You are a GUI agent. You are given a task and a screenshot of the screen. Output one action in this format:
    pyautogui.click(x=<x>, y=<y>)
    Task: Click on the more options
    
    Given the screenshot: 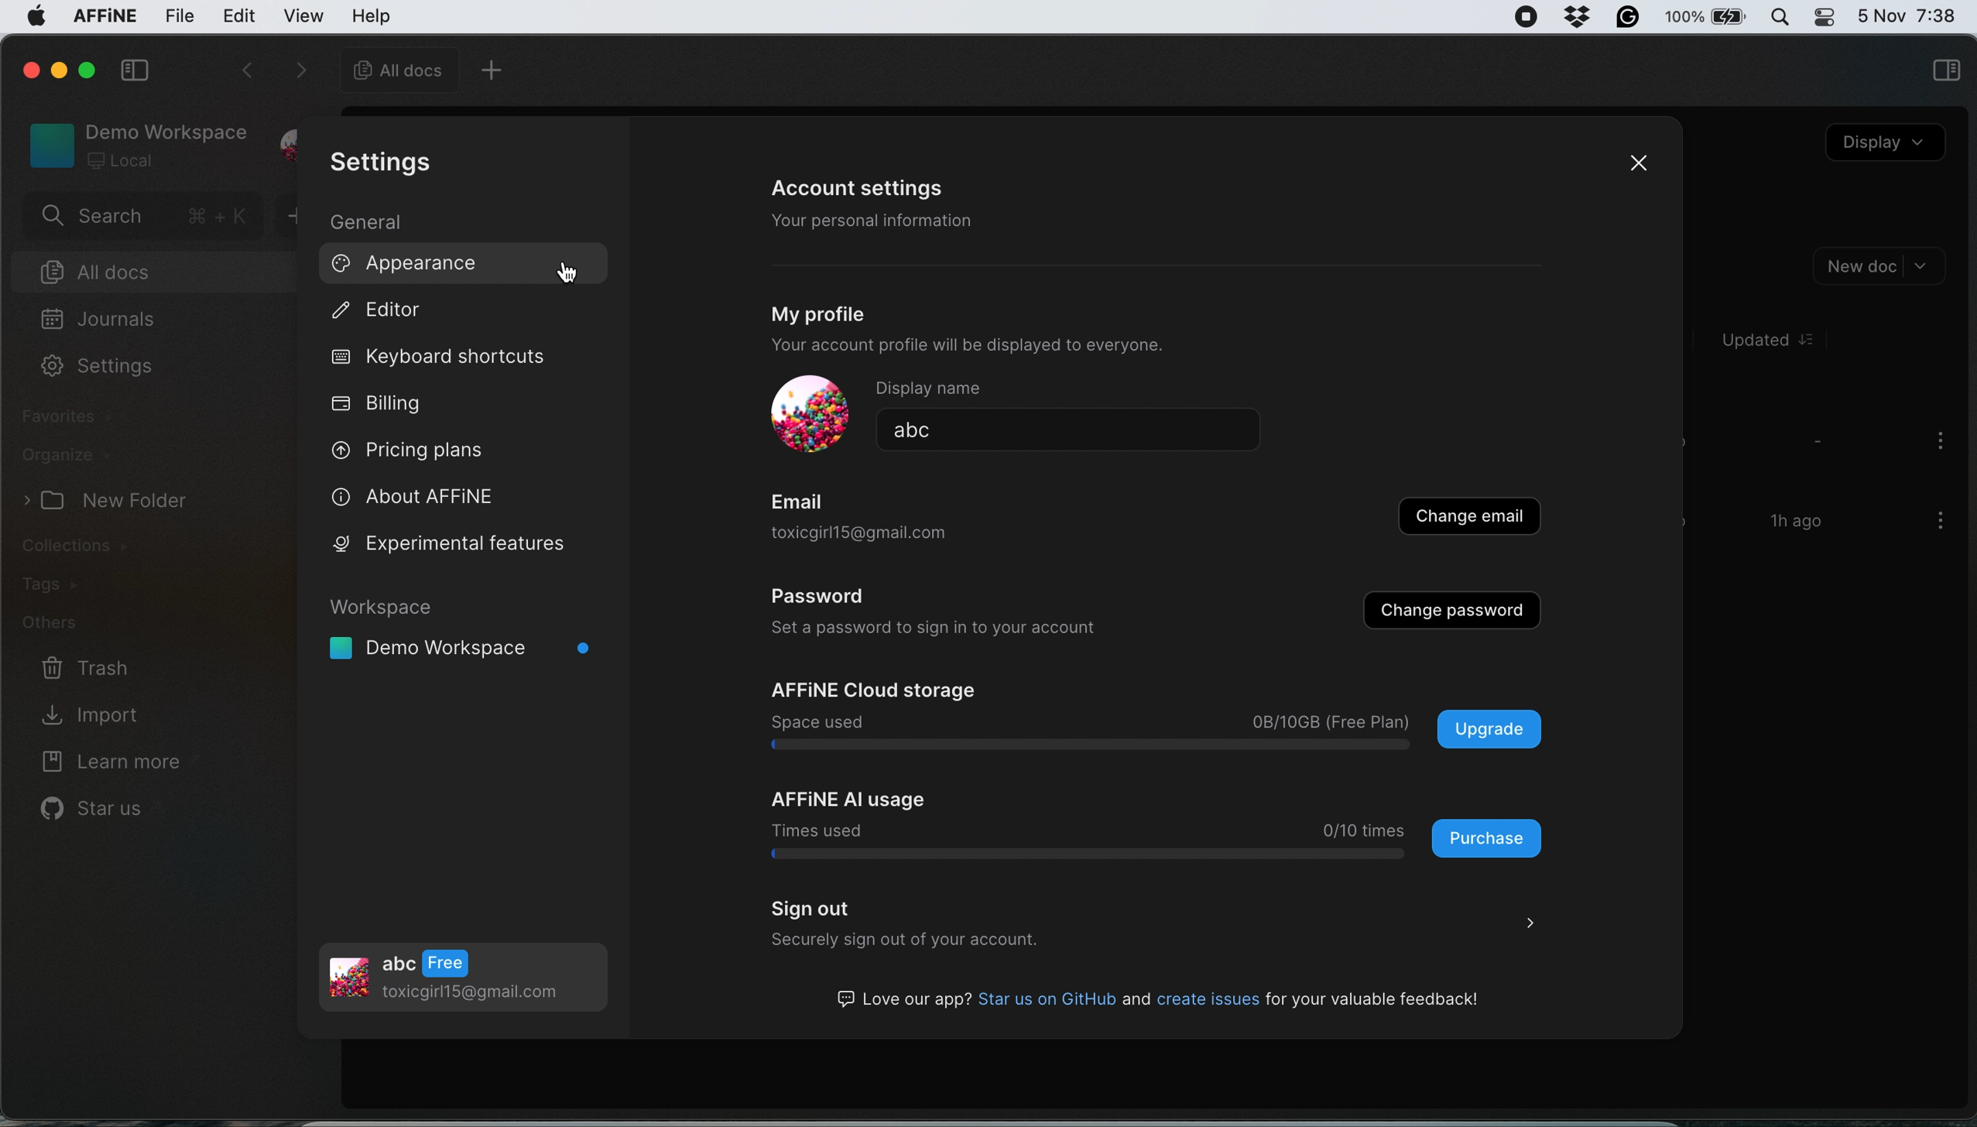 What is the action you would take?
    pyautogui.click(x=1934, y=444)
    